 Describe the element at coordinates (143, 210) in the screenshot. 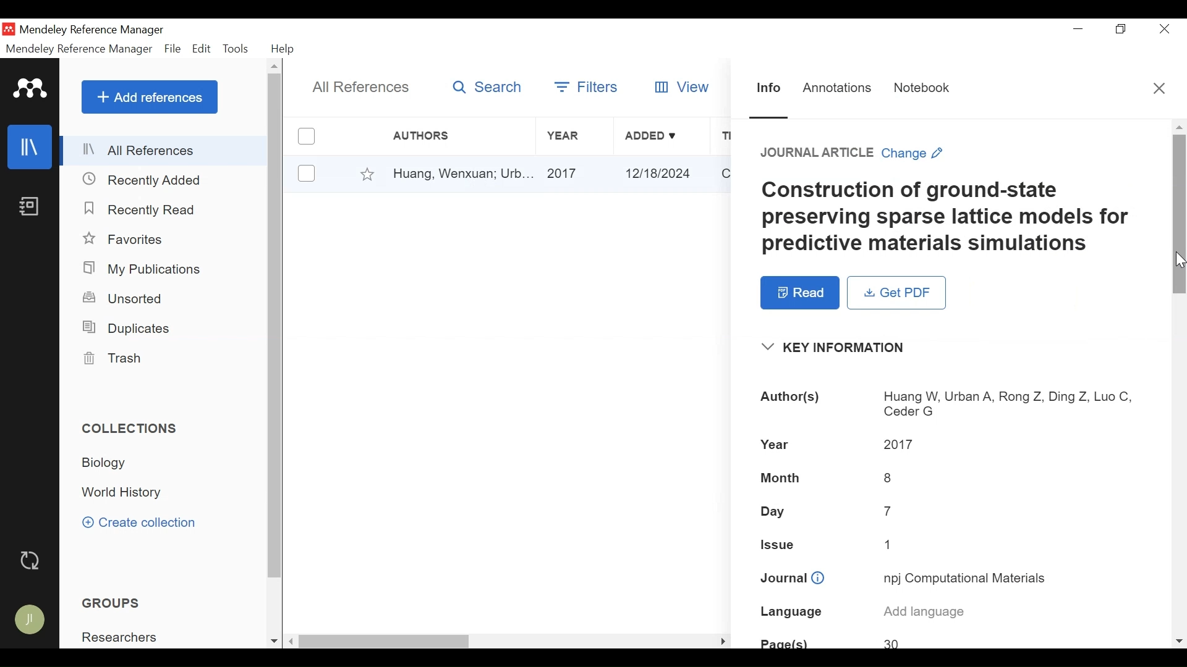

I see `Recently Read` at that location.